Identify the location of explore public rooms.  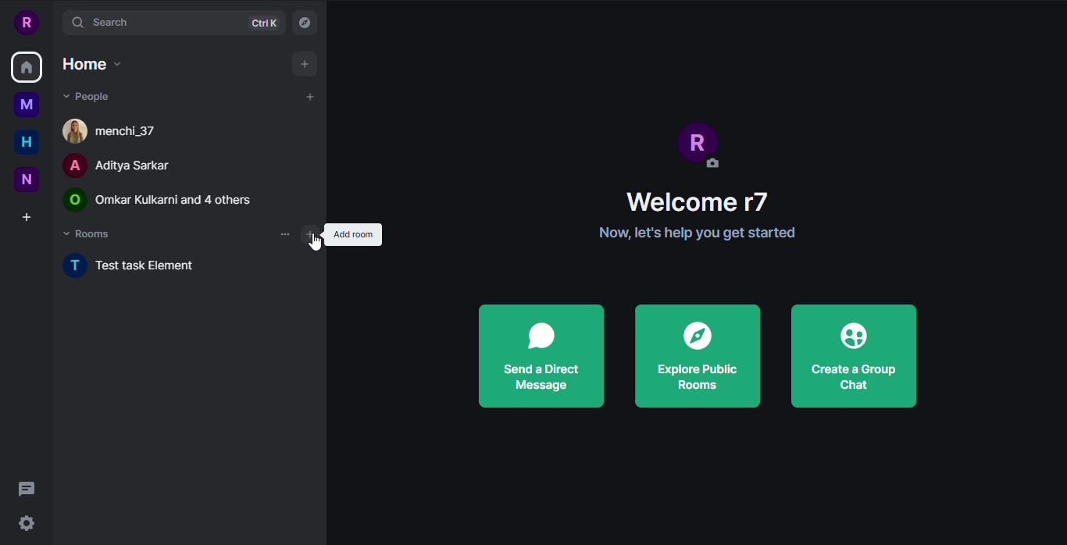
(695, 355).